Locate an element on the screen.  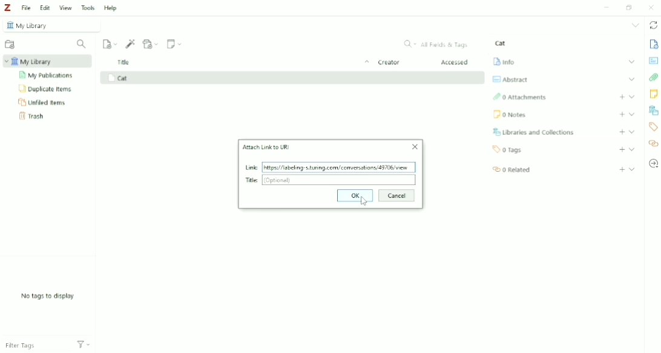
My Library is located at coordinates (53, 25).